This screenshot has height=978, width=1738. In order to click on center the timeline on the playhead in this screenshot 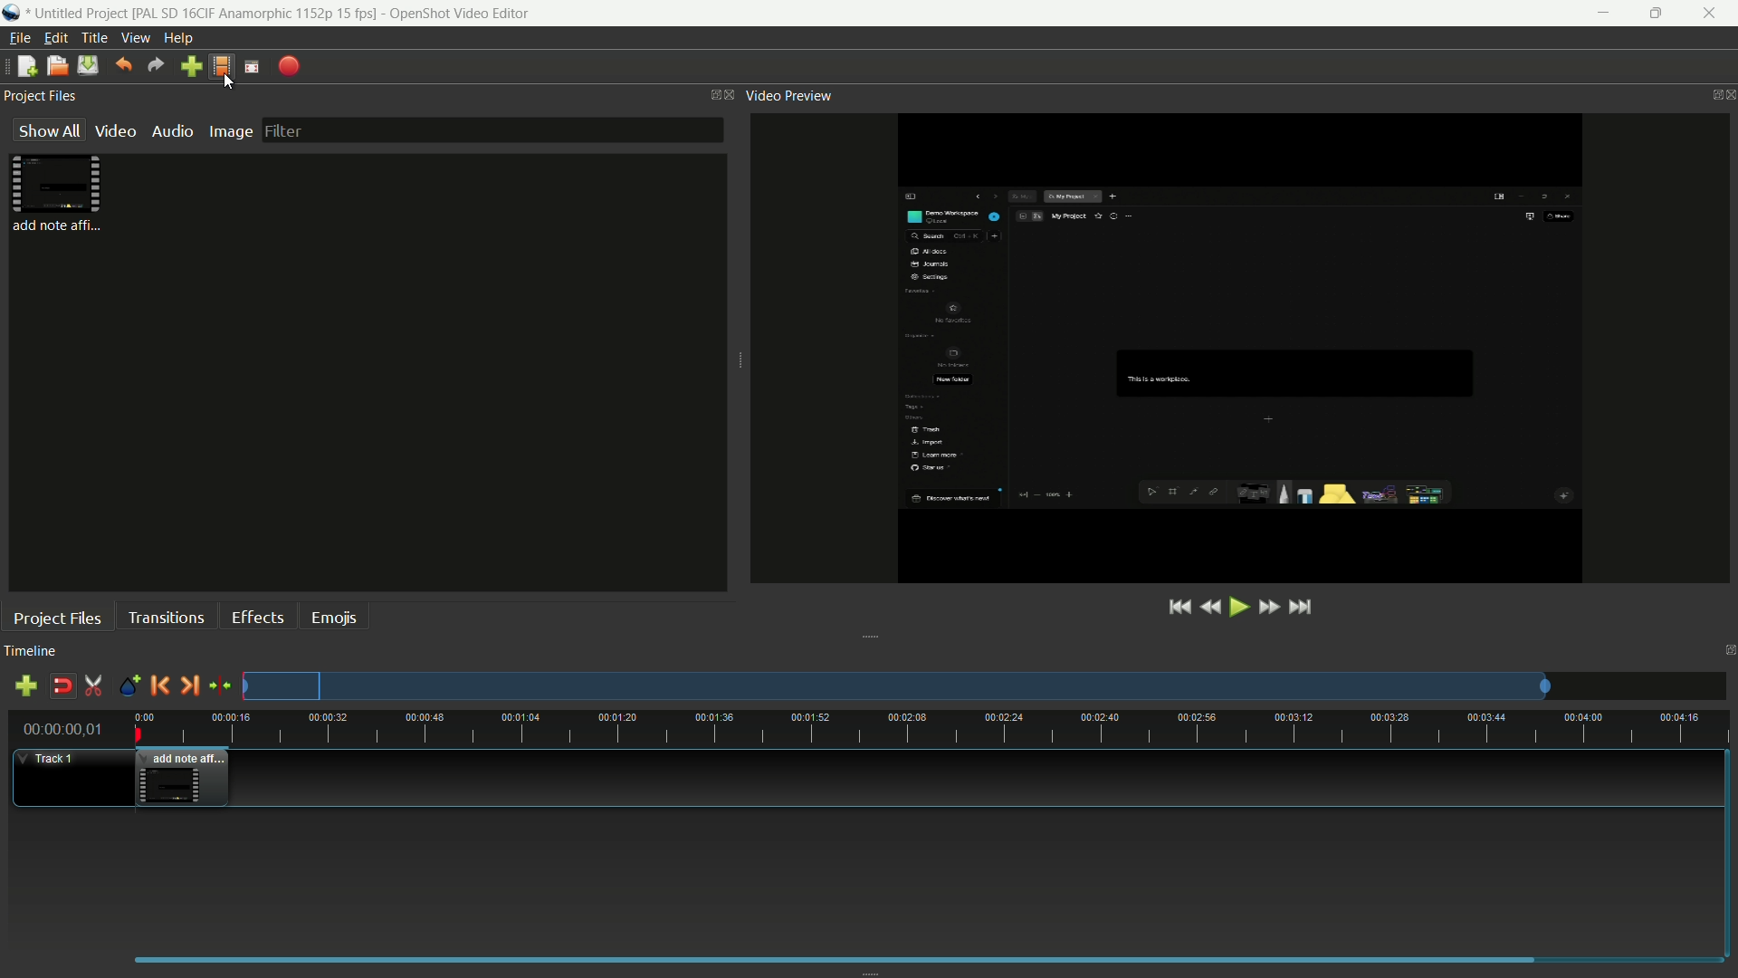, I will do `click(220, 686)`.